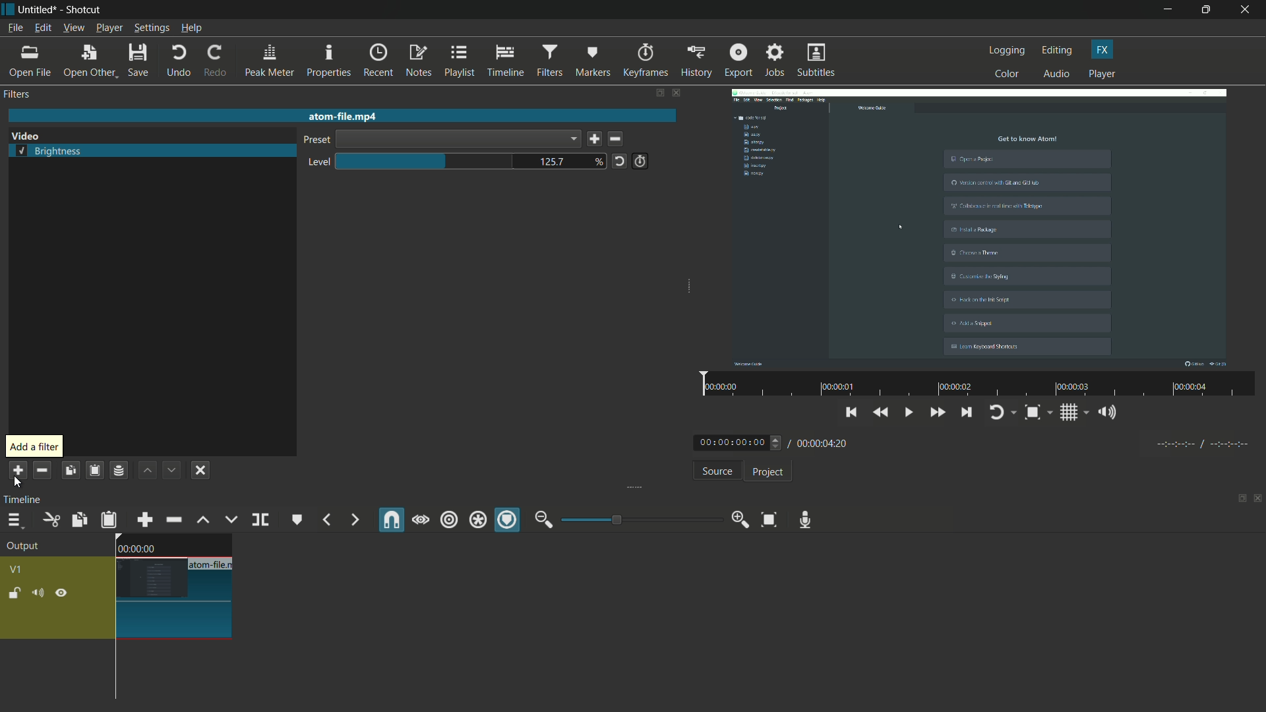  Describe the element at coordinates (229, 519) in the screenshot. I see `overwrite` at that location.